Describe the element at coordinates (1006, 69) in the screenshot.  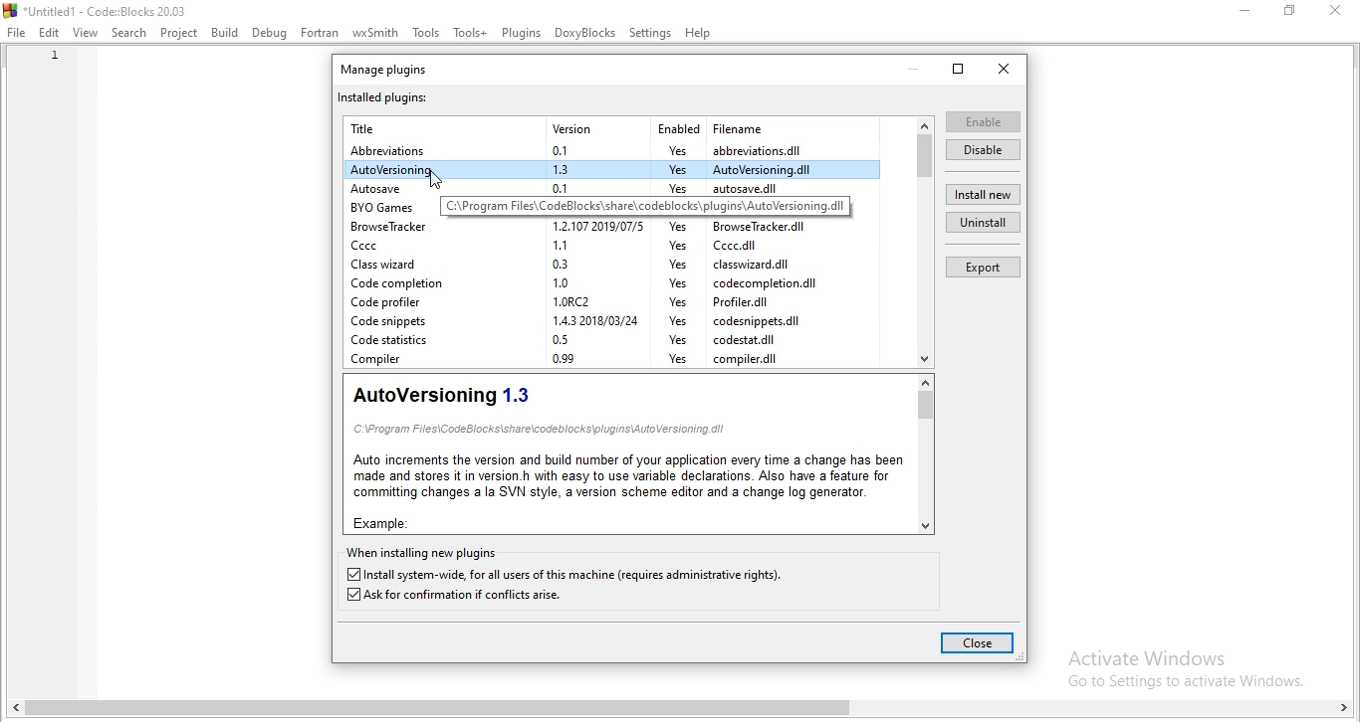
I see `close` at that location.